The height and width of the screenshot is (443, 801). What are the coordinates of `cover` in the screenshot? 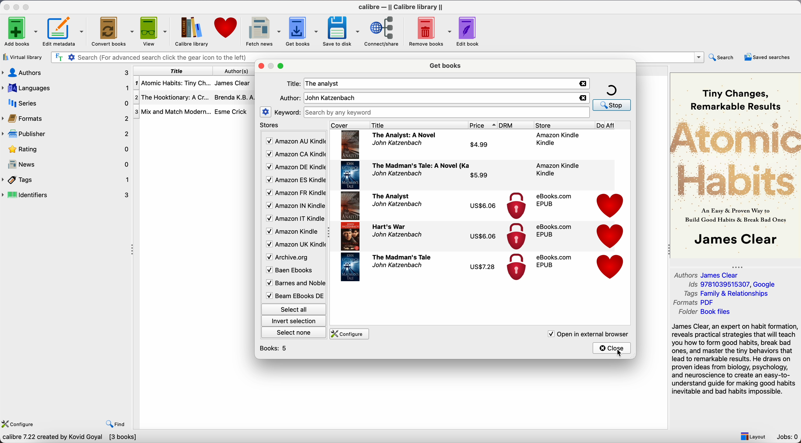 It's located at (347, 125).